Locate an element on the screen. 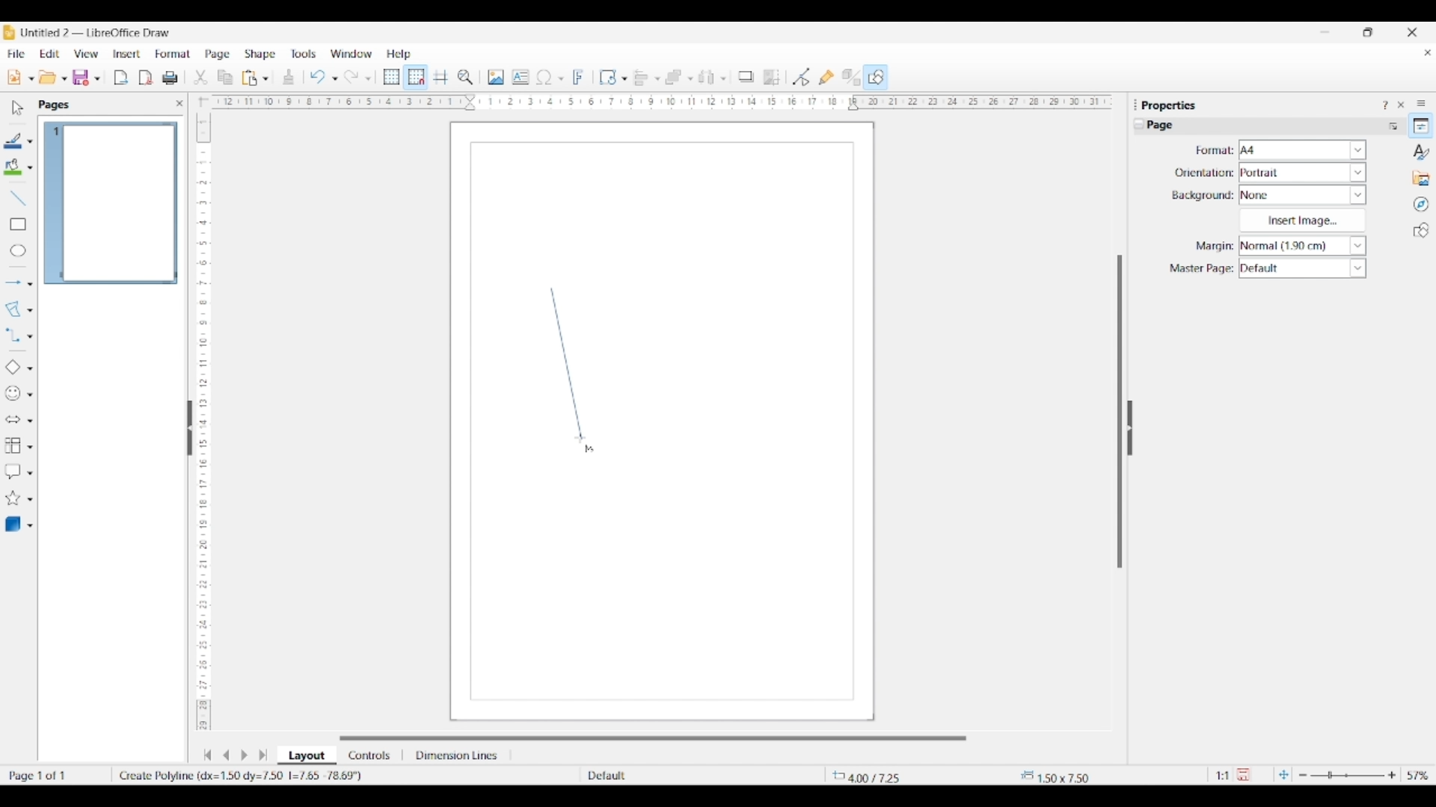  Clone formatting is located at coordinates (289, 77).